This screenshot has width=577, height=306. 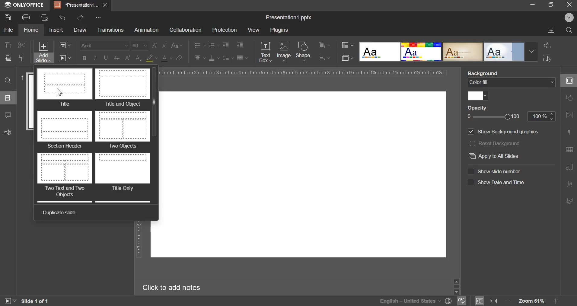 What do you see at coordinates (214, 45) in the screenshot?
I see `numbering` at bounding box center [214, 45].